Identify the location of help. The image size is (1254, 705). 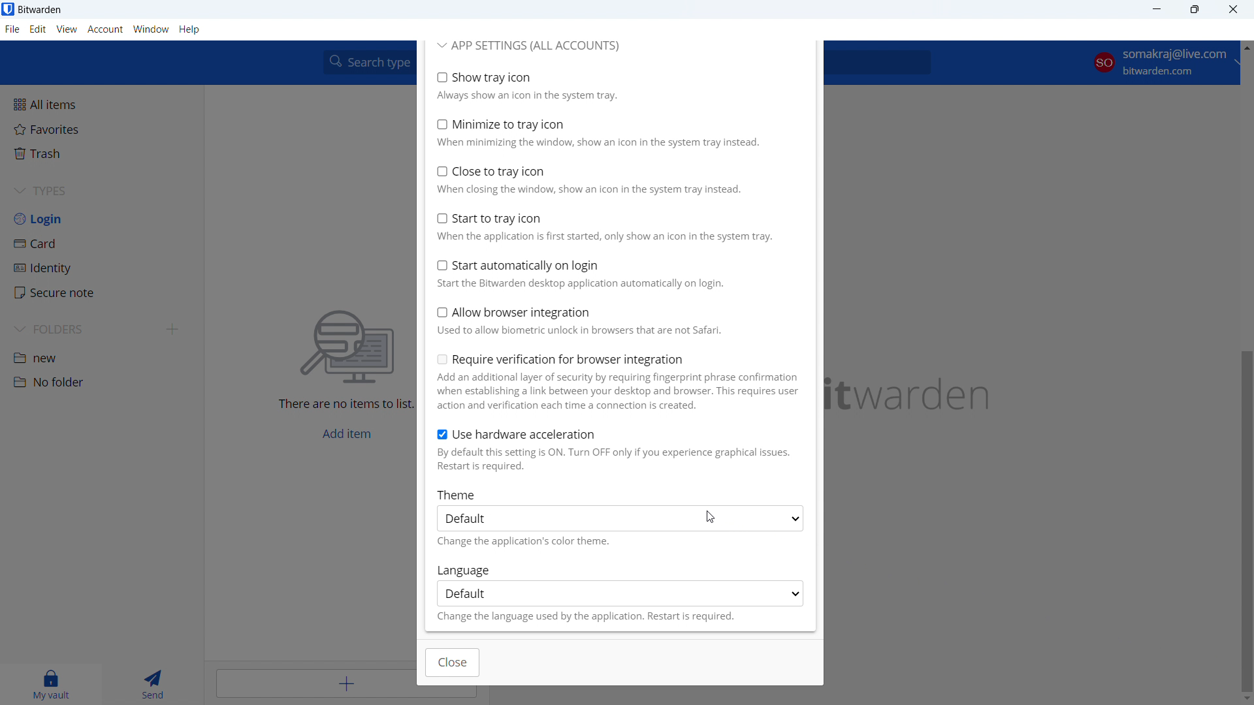
(190, 30).